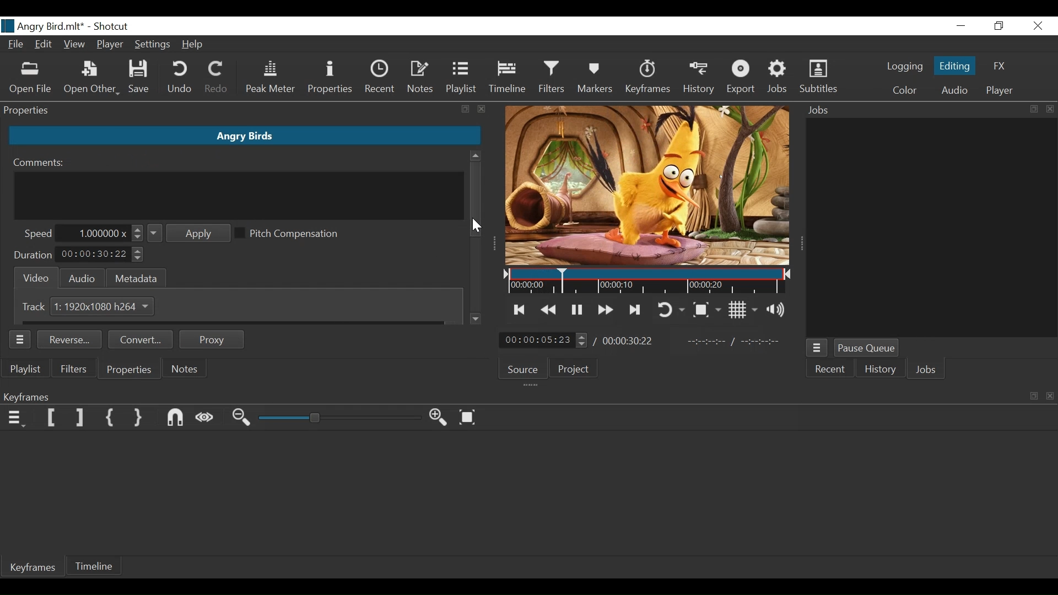  I want to click on Open File, so click(29, 79).